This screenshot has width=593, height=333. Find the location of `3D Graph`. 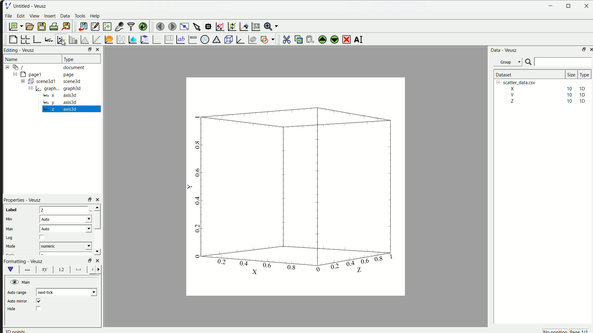

3D Graph is located at coordinates (239, 39).